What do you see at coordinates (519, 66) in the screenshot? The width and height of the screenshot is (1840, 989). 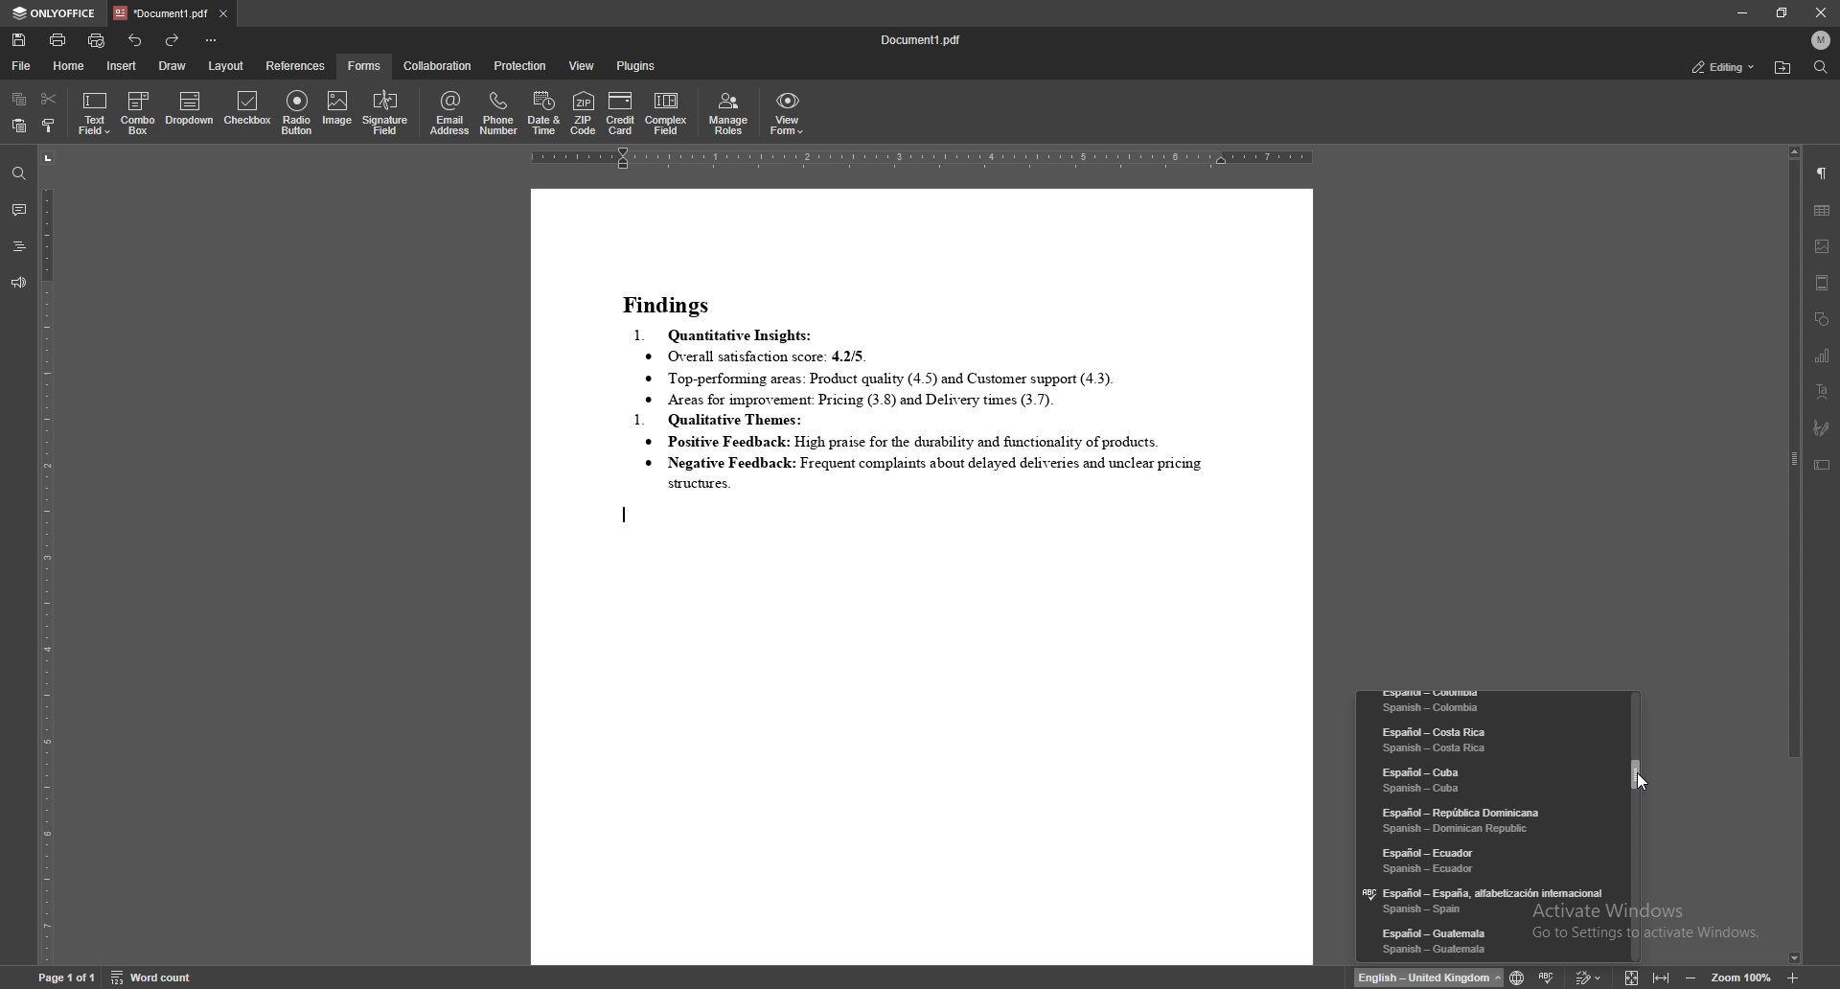 I see `protection` at bounding box center [519, 66].